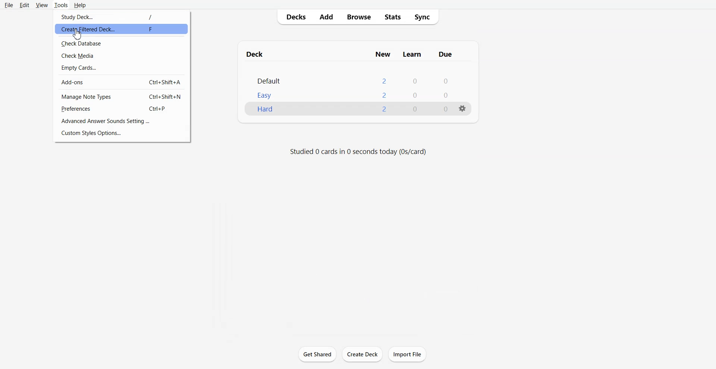 This screenshot has height=369, width=716. Describe the element at coordinates (393, 17) in the screenshot. I see `Stats` at that location.